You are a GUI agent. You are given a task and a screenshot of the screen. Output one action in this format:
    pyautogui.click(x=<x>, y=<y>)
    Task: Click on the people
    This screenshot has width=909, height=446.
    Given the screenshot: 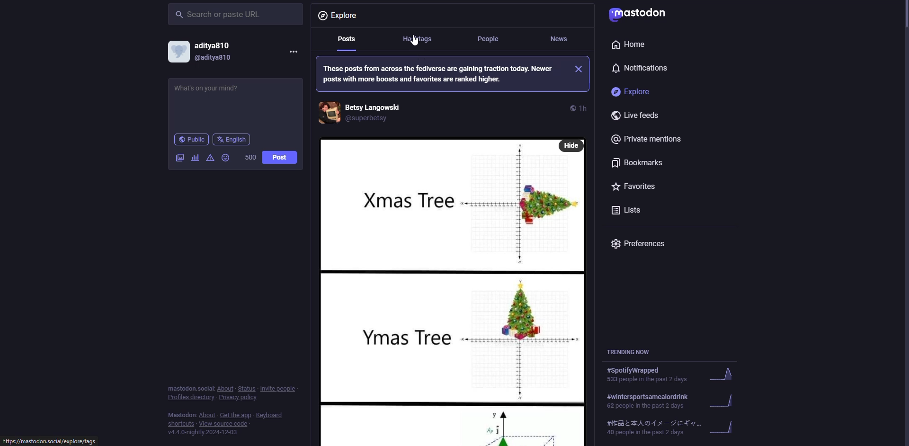 What is the action you would take?
    pyautogui.click(x=489, y=39)
    